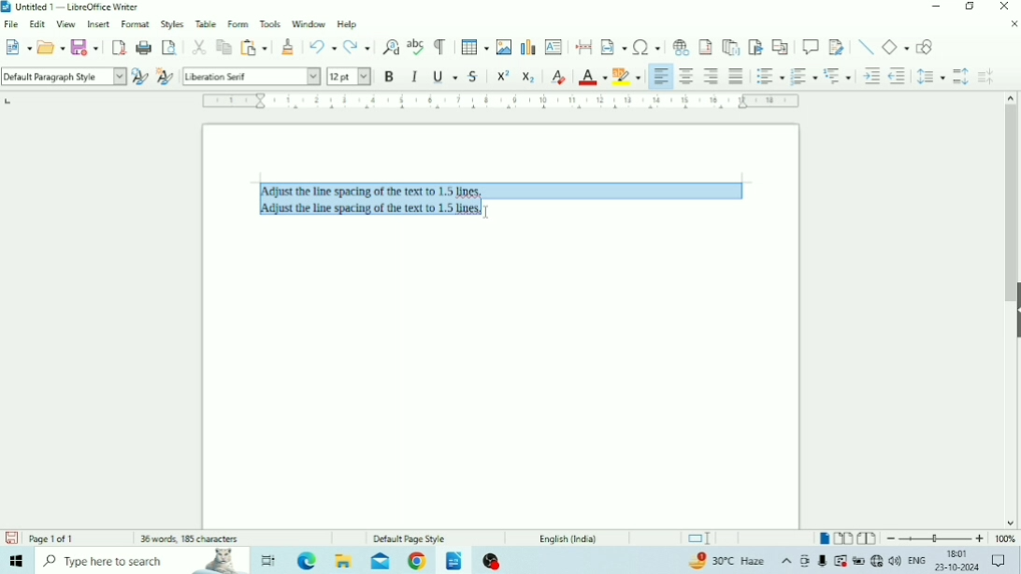 Image resolution: width=1021 pixels, height=574 pixels. Describe the element at coordinates (895, 561) in the screenshot. I see `Speakers` at that location.